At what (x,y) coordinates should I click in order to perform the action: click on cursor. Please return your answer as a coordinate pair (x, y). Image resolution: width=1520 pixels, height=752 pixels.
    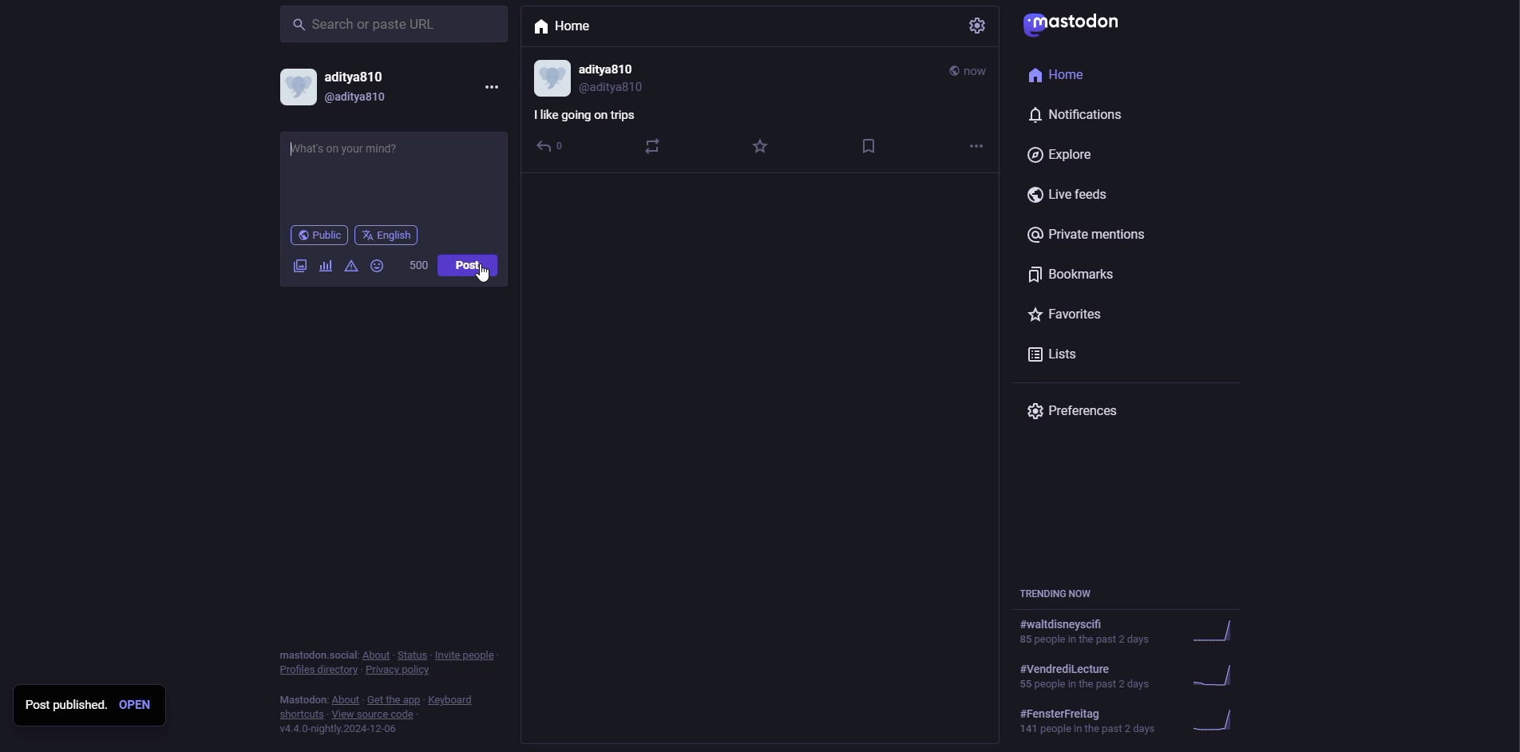
    Looking at the image, I should click on (483, 279).